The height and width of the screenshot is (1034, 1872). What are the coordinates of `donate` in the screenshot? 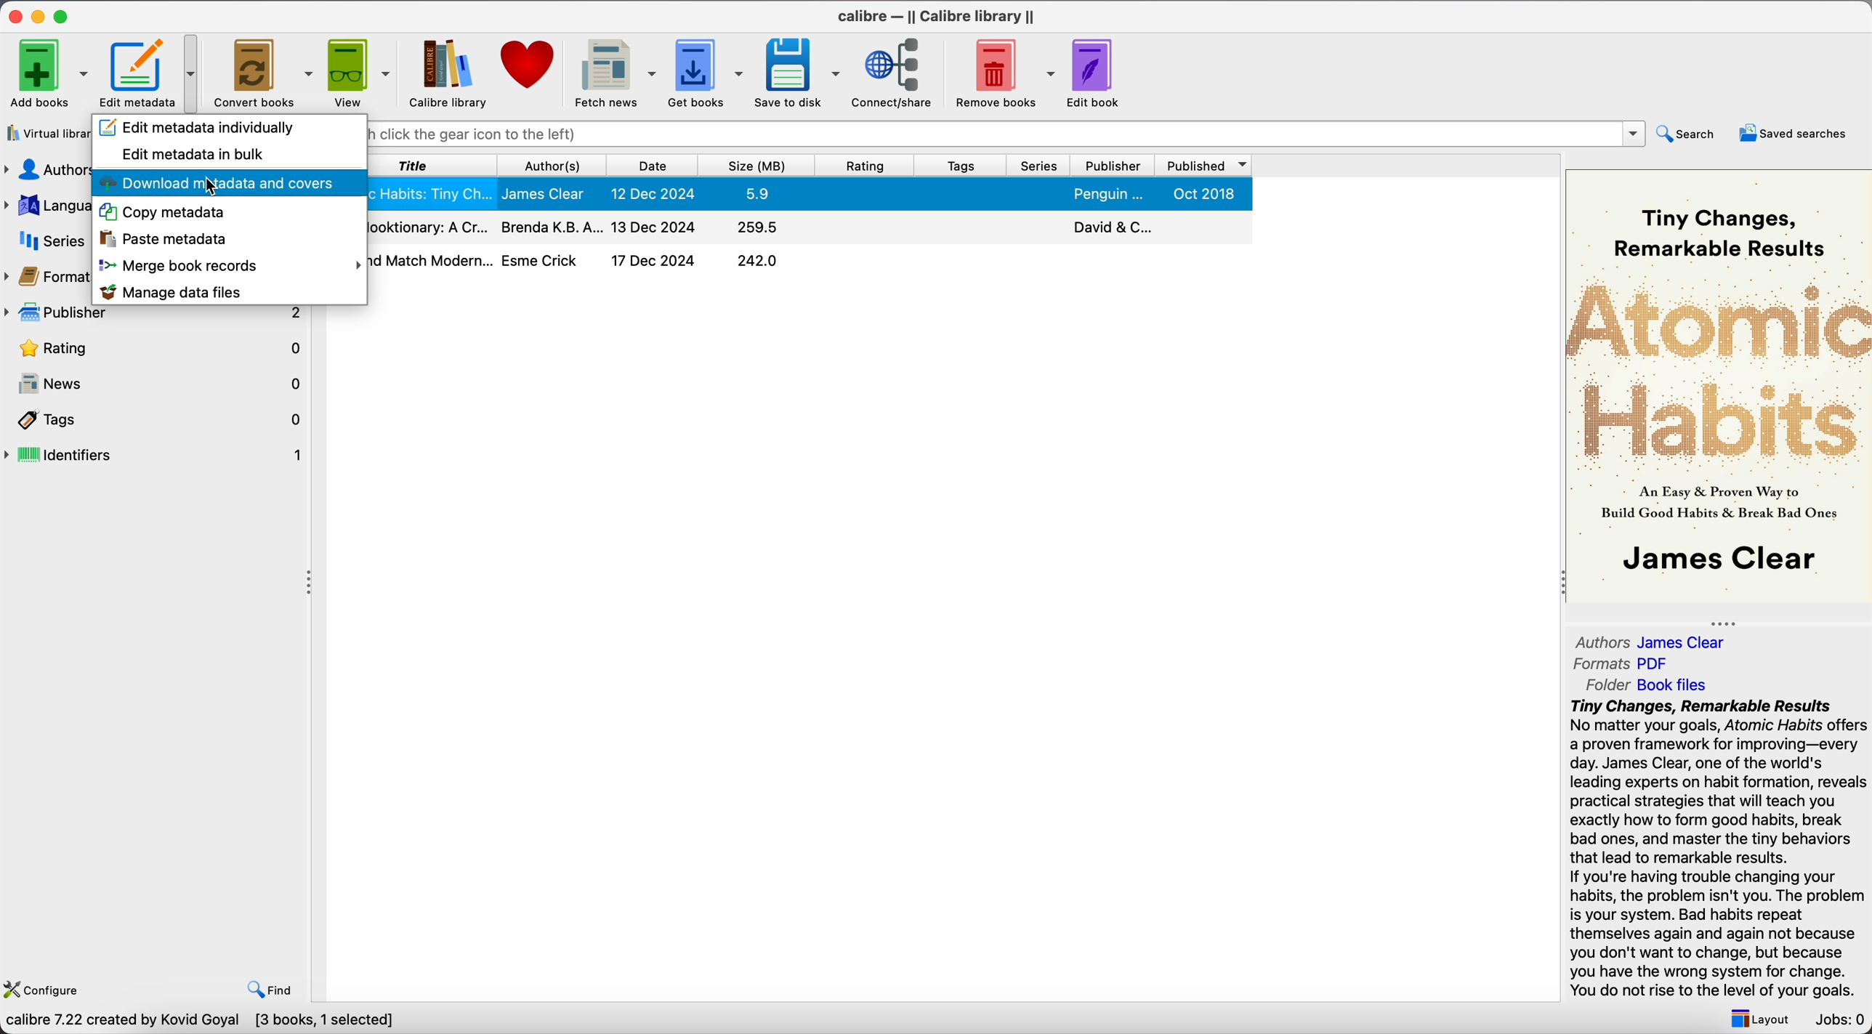 It's located at (531, 65).